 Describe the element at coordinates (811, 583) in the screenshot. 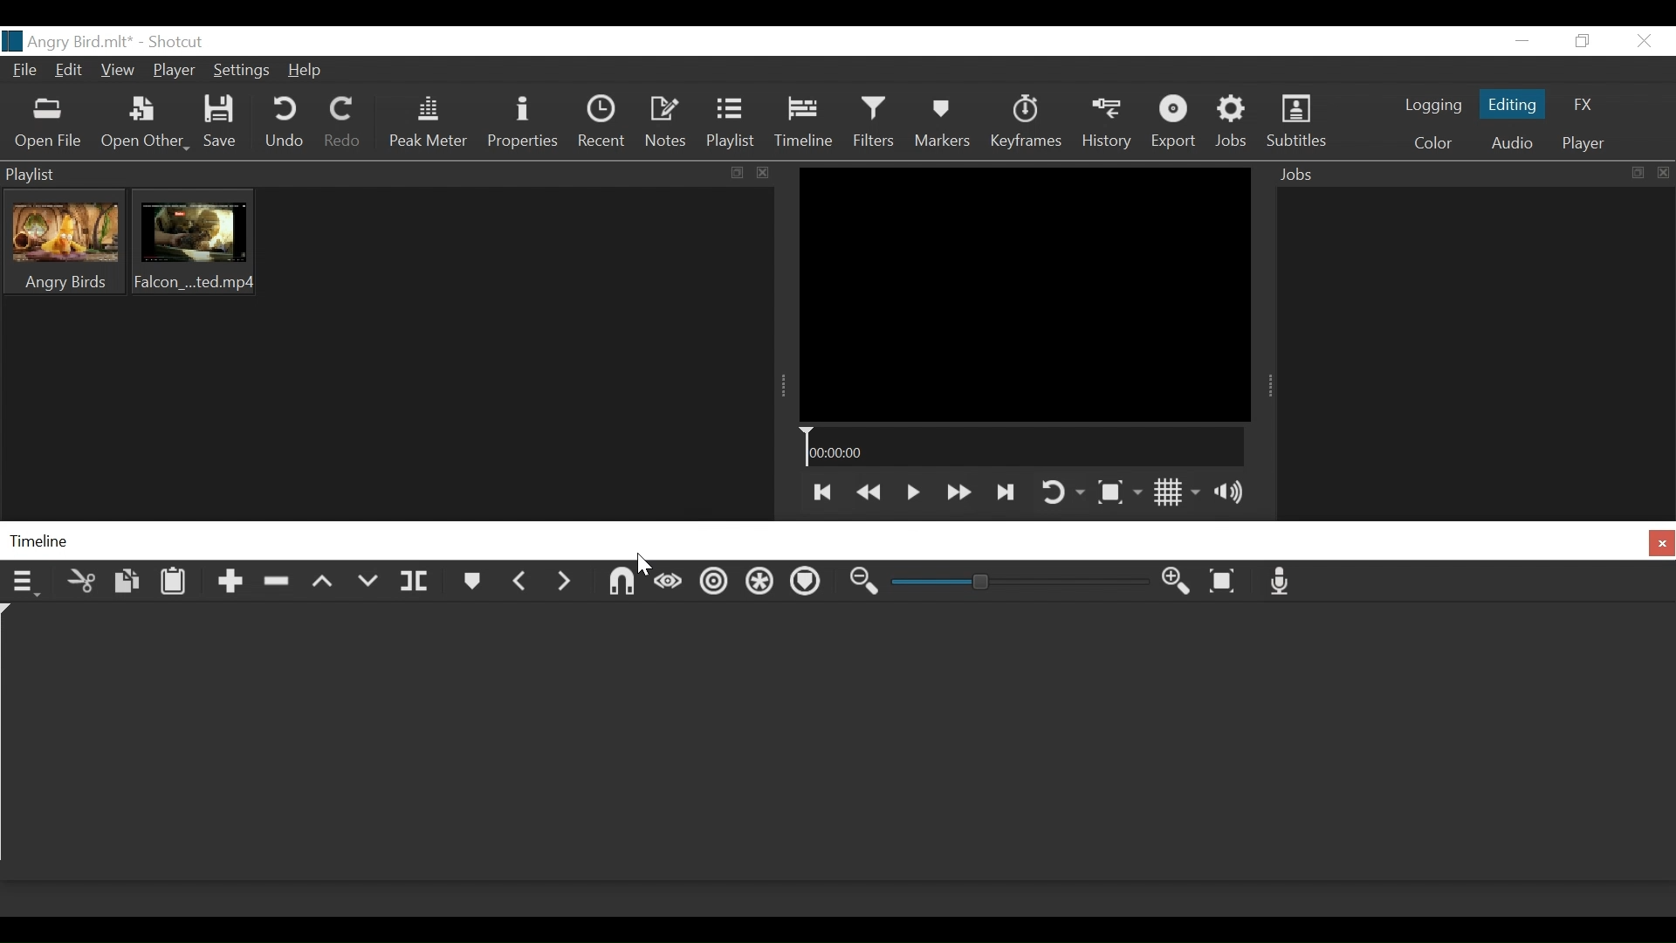

I see `Ripple markers` at that location.